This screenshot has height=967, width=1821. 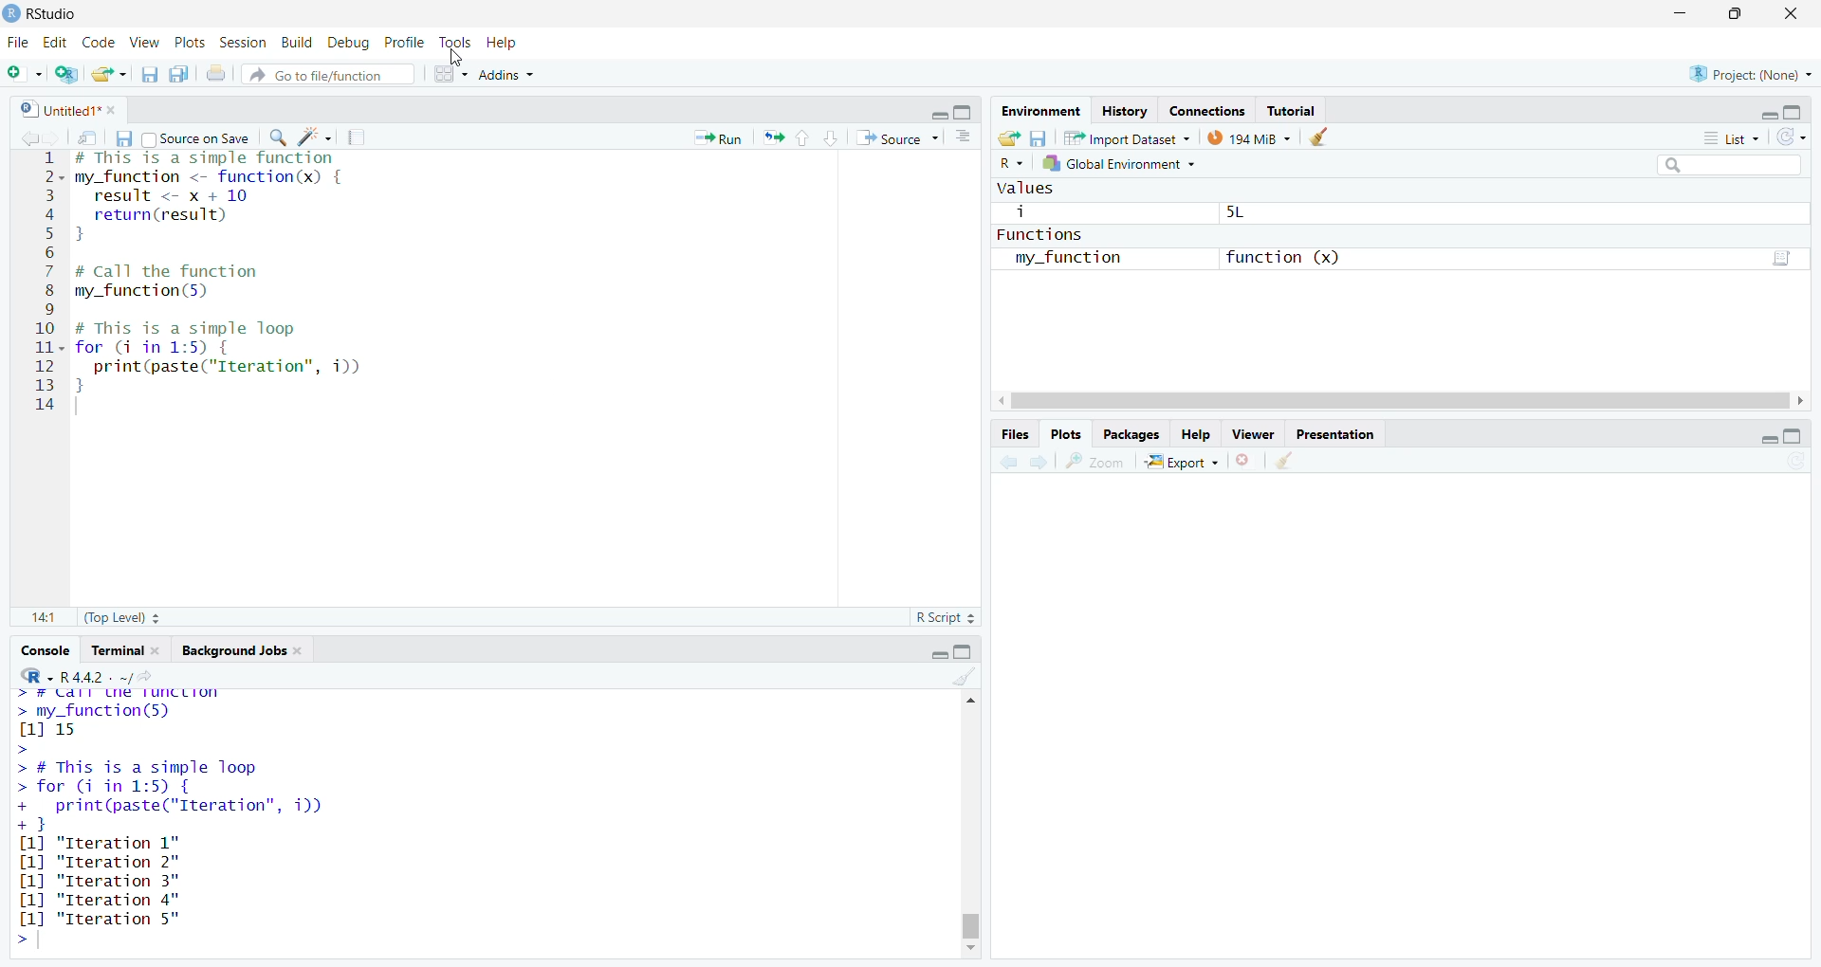 I want to click on move up, so click(x=967, y=702).